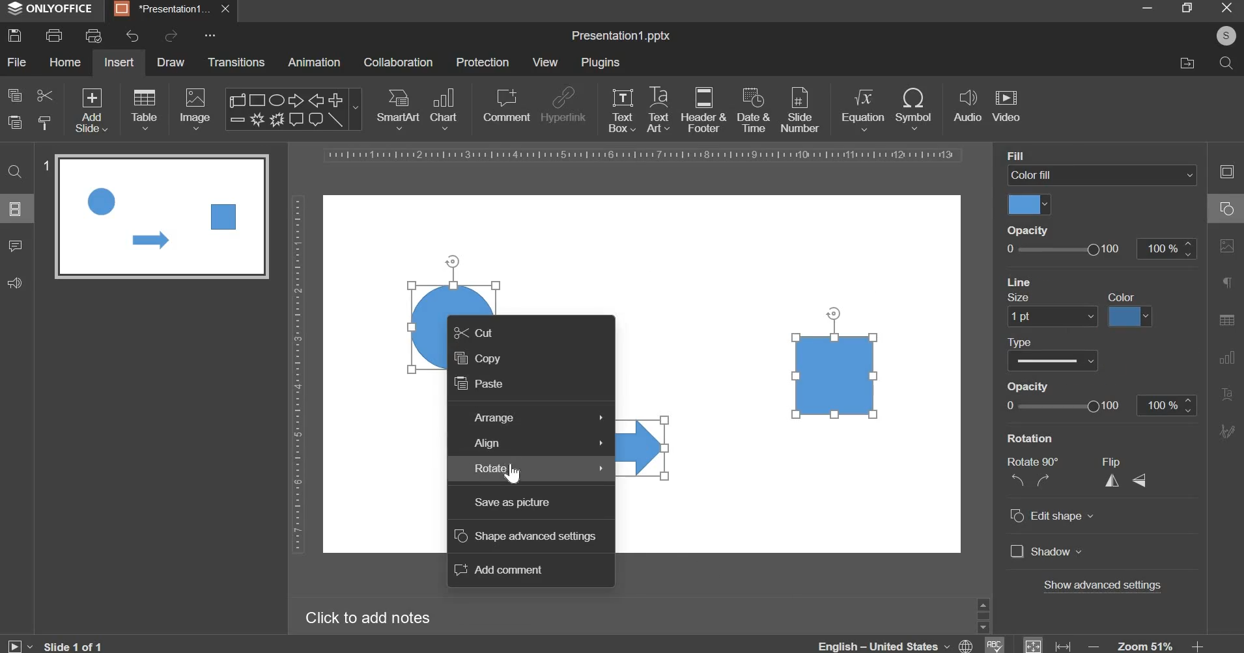  Describe the element at coordinates (480, 386) in the screenshot. I see `paste` at that location.